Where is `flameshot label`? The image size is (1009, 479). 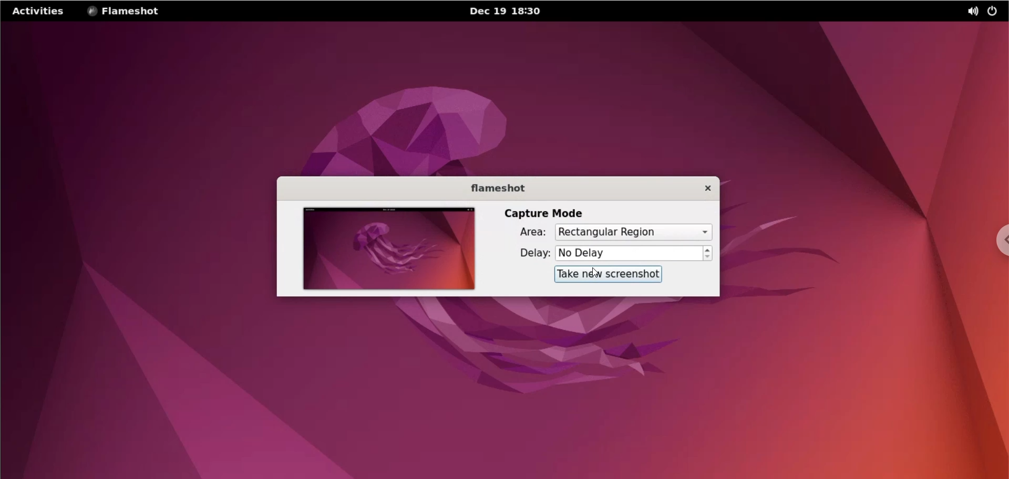 flameshot label is located at coordinates (497, 187).